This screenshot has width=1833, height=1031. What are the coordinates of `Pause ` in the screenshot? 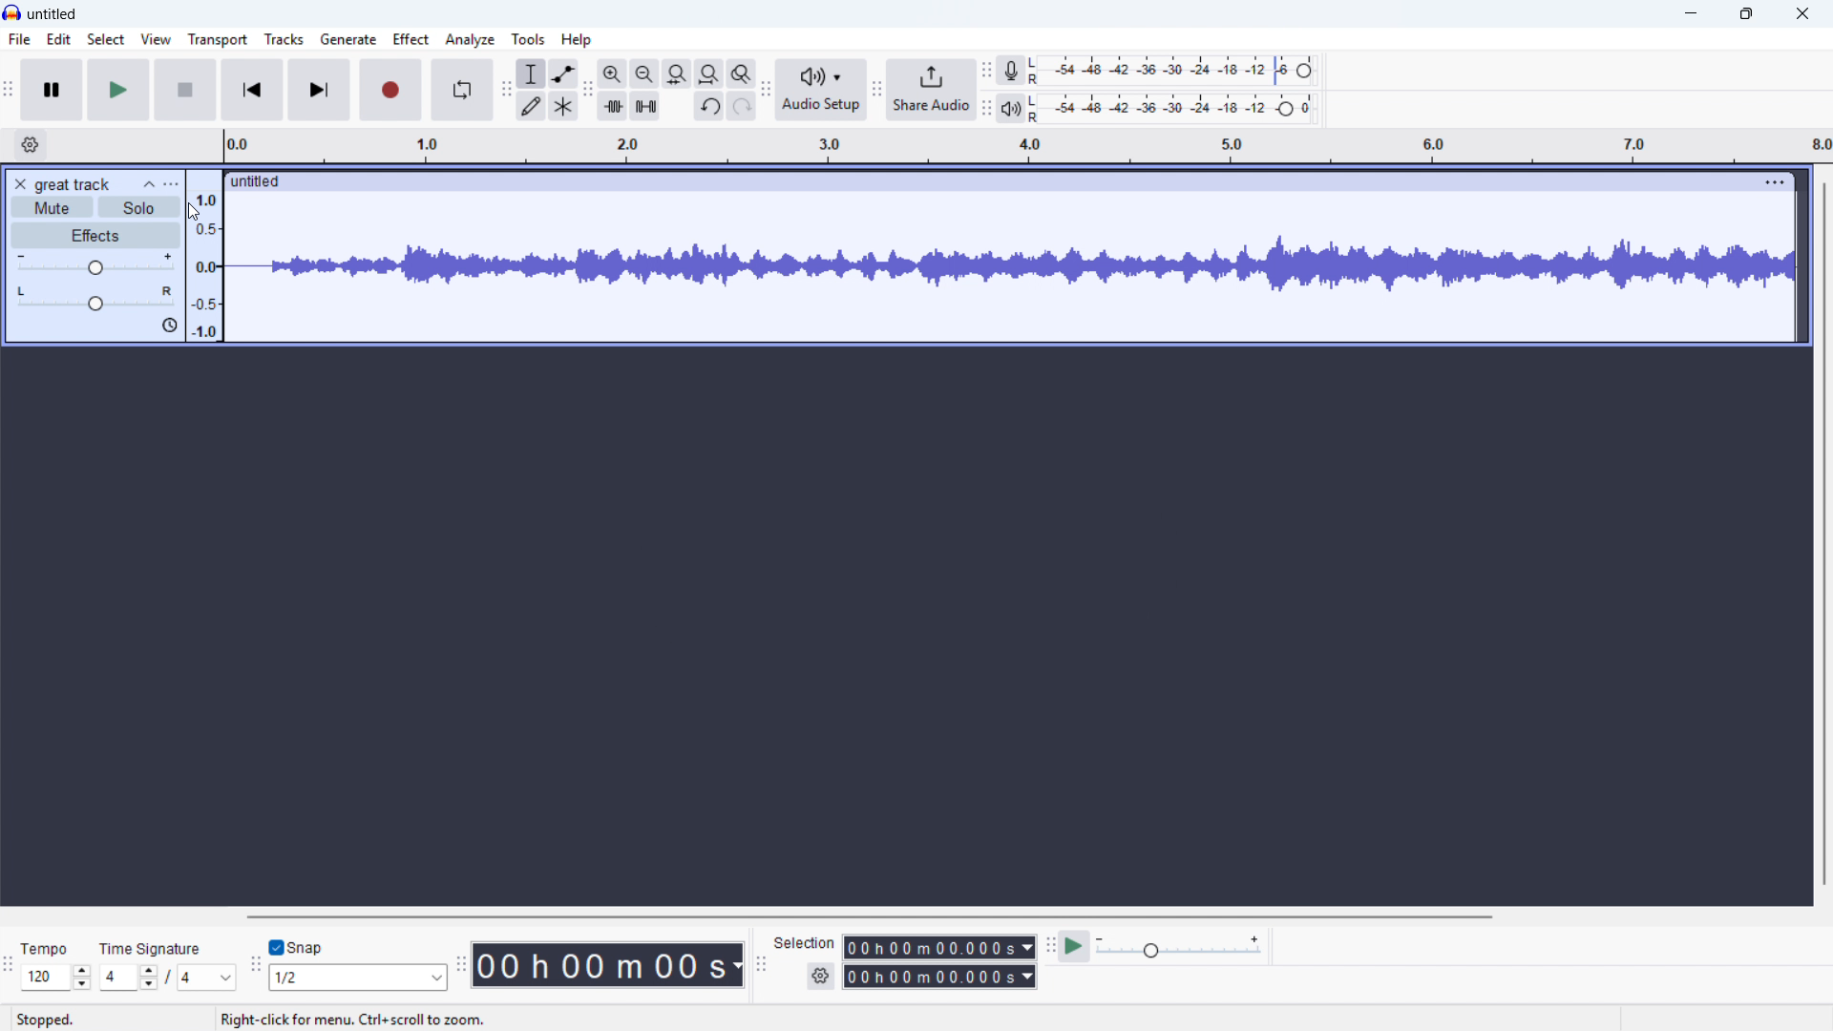 It's located at (53, 91).